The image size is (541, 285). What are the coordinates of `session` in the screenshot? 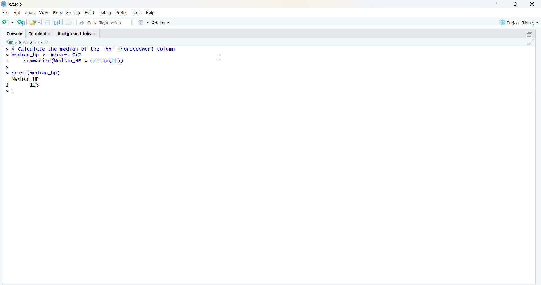 It's located at (73, 12).